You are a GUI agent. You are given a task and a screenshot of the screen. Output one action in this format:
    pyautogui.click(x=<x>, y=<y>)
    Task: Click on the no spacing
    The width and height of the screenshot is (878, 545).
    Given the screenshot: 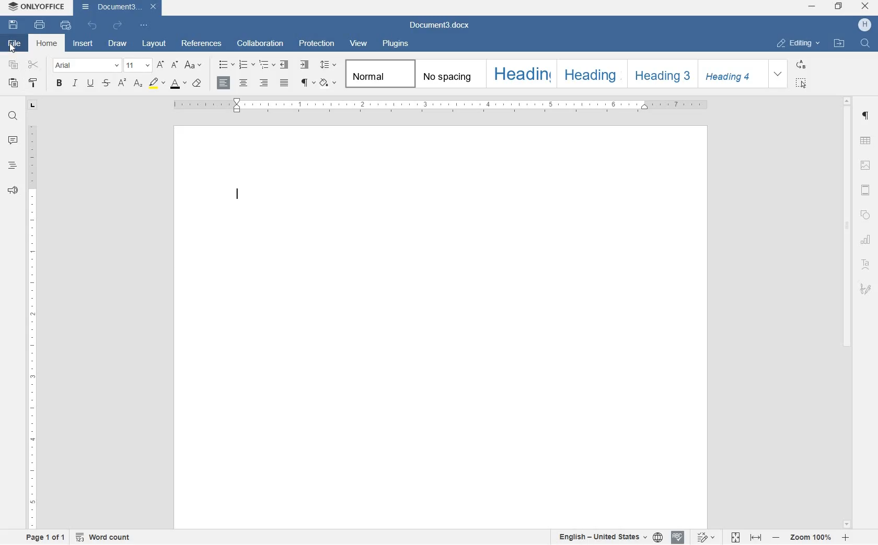 What is the action you would take?
    pyautogui.click(x=447, y=74)
    